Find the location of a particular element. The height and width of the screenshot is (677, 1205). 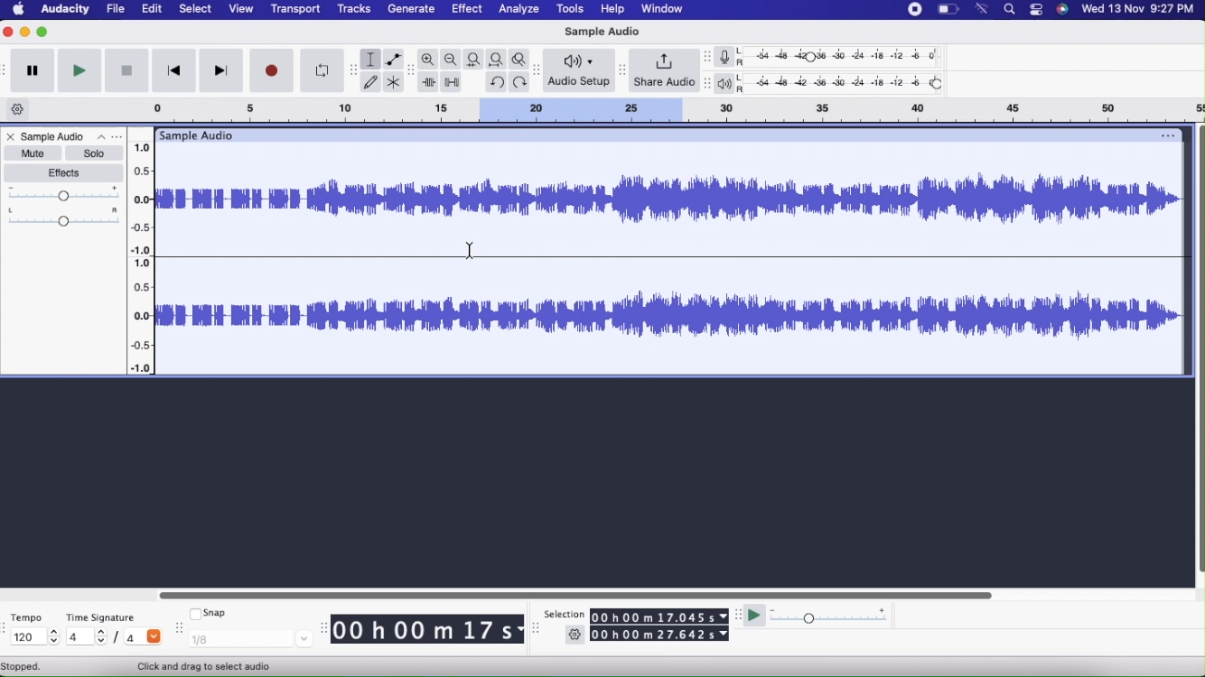

network is located at coordinates (982, 8).